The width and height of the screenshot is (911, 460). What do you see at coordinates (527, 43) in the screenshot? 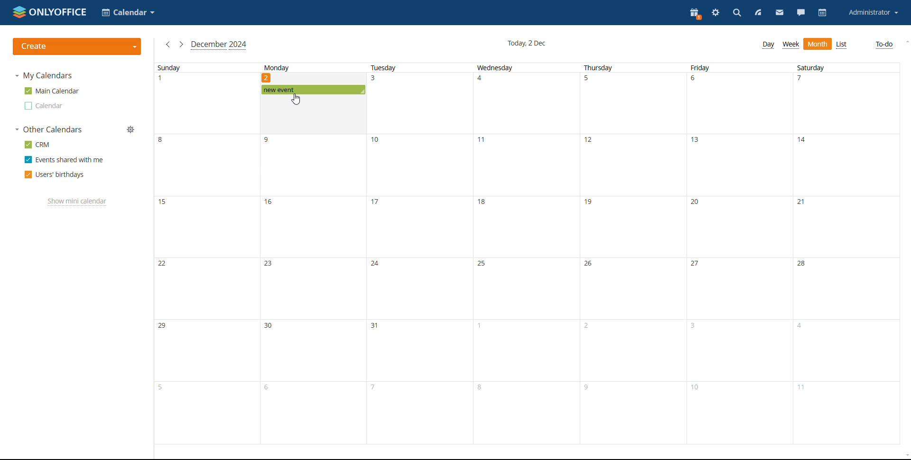
I see `current date` at bounding box center [527, 43].